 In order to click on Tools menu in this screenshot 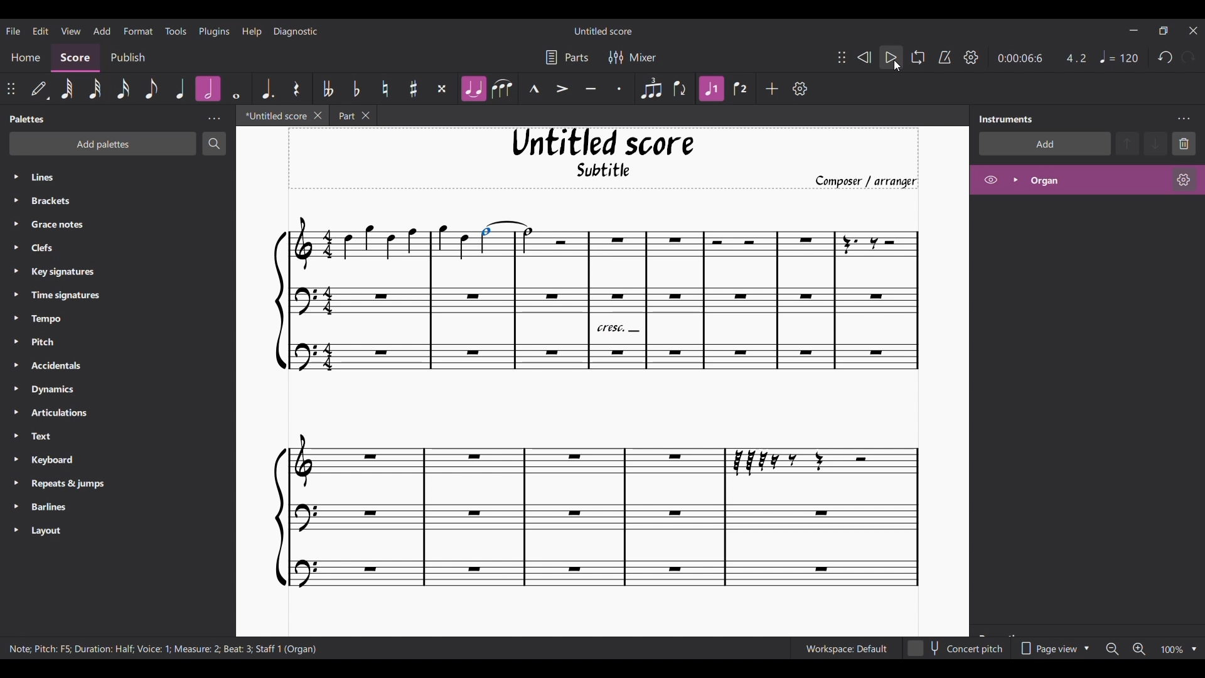, I will do `click(175, 30)`.